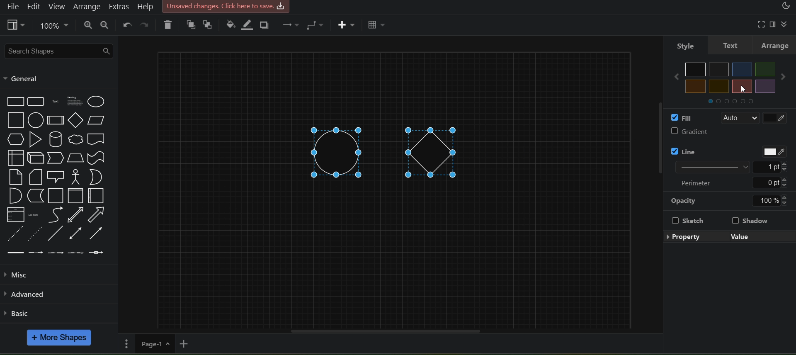 The height and width of the screenshot is (355, 796). Describe the element at coordinates (34, 214) in the screenshot. I see `List Item` at that location.